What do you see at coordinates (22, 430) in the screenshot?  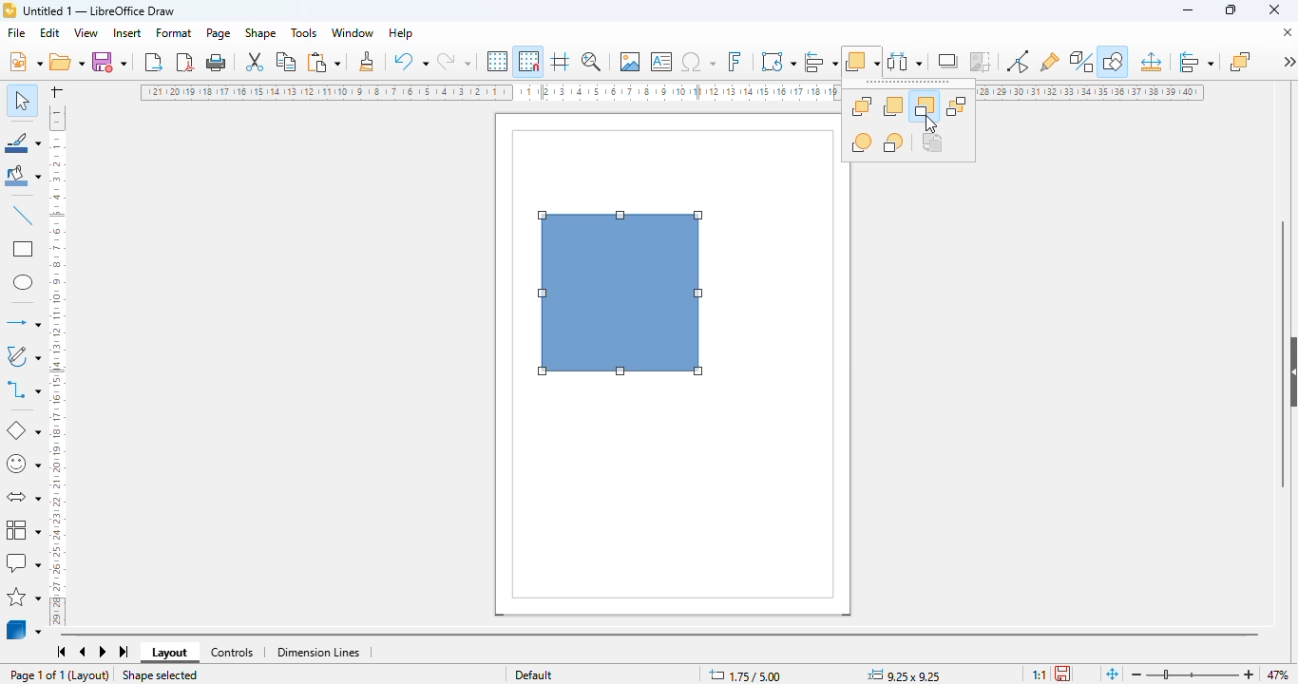 I see `basic shapes` at bounding box center [22, 430].